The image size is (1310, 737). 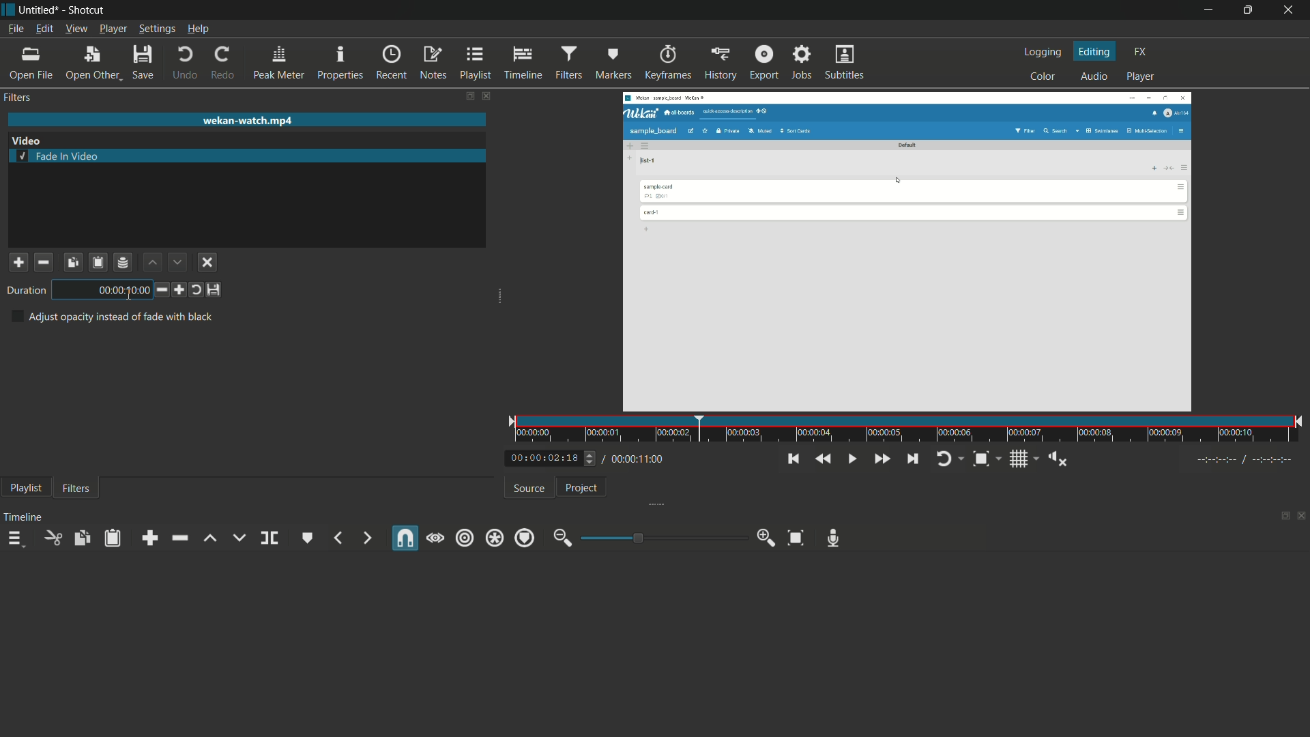 I want to click on playlist, so click(x=27, y=488).